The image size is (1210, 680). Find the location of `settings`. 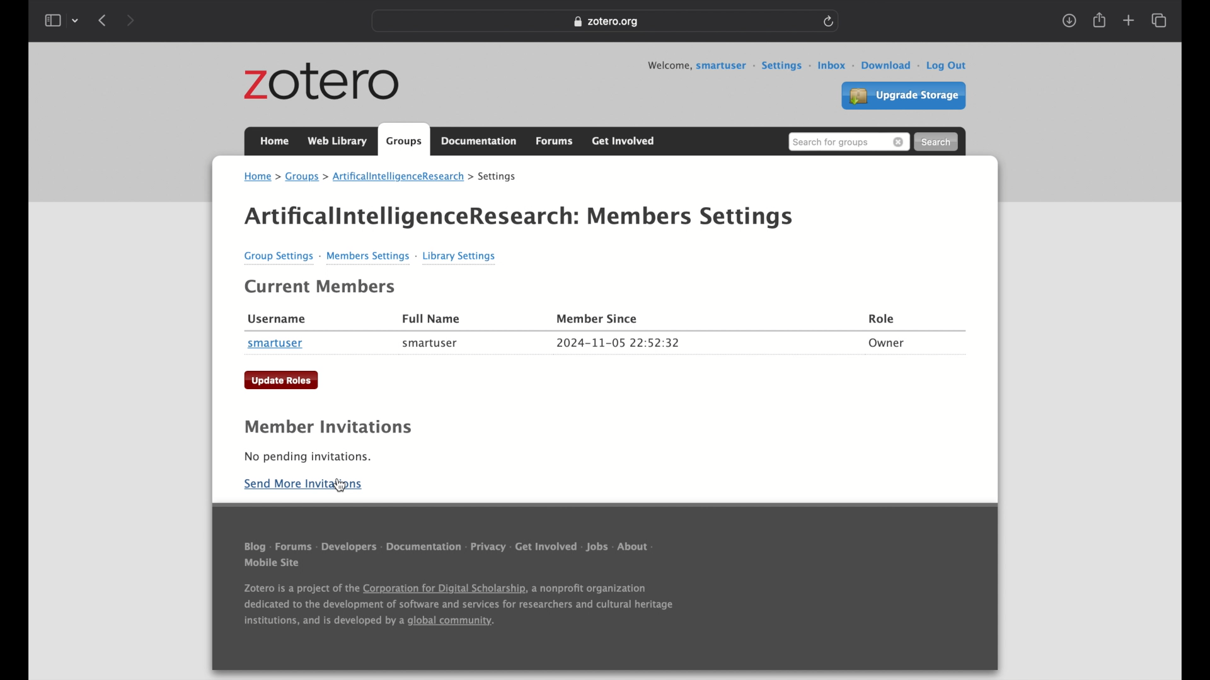

settings is located at coordinates (498, 177).